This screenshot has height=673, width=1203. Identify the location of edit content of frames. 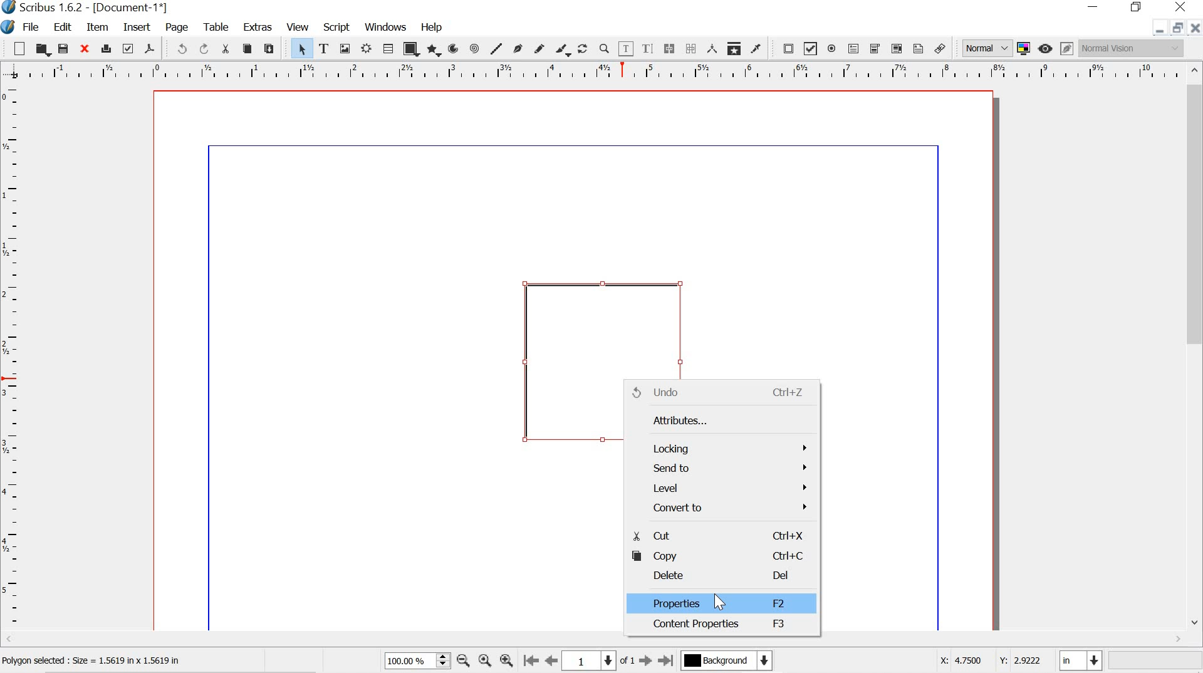
(627, 48).